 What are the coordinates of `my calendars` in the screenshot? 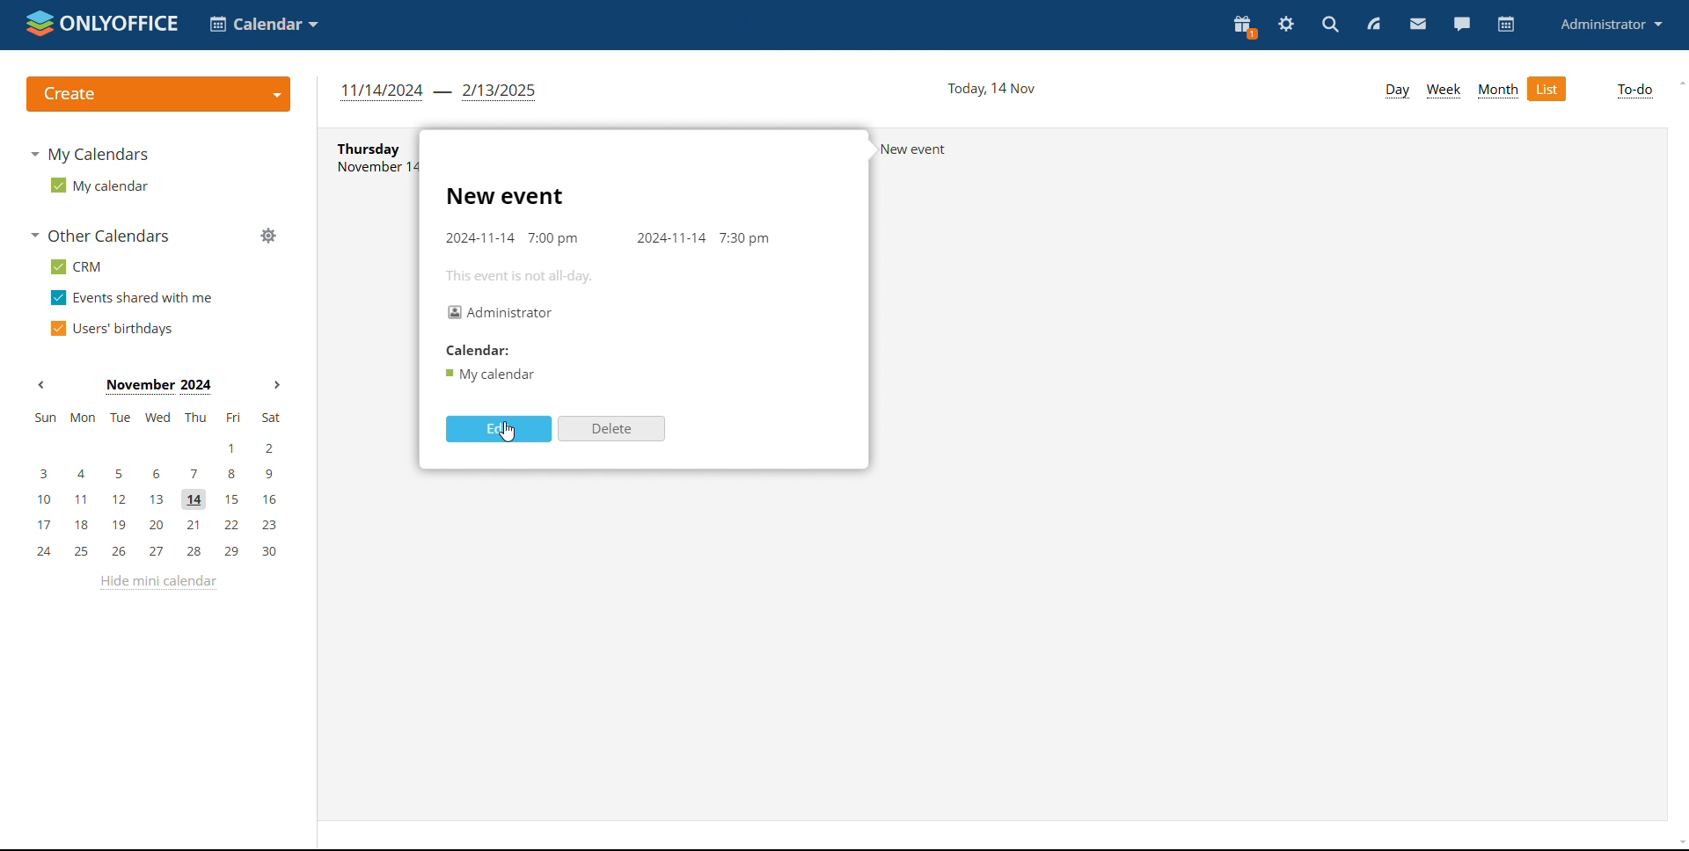 It's located at (87, 153).